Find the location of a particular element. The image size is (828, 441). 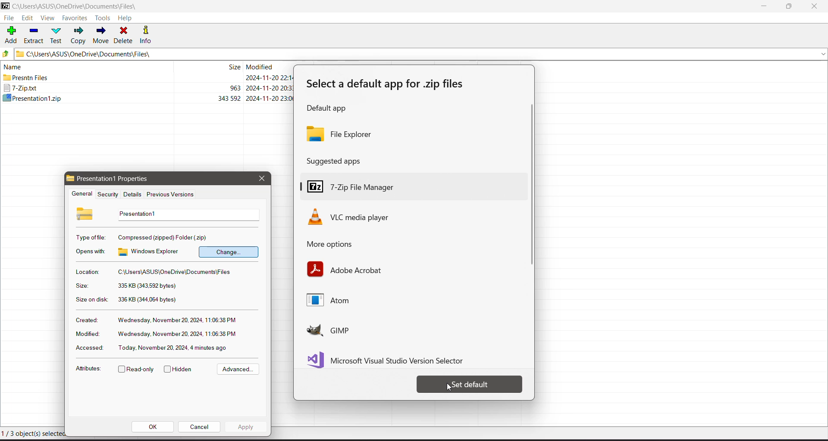

Current program/app to pen the selected .zip file is located at coordinates (151, 252).